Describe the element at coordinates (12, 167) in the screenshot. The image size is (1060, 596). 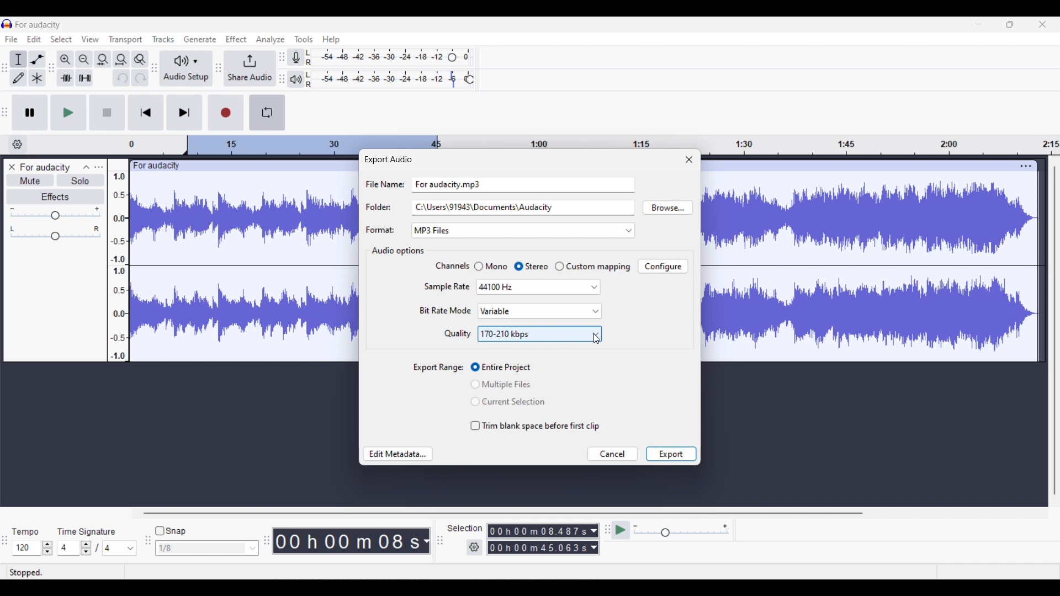
I see `Close track` at that location.